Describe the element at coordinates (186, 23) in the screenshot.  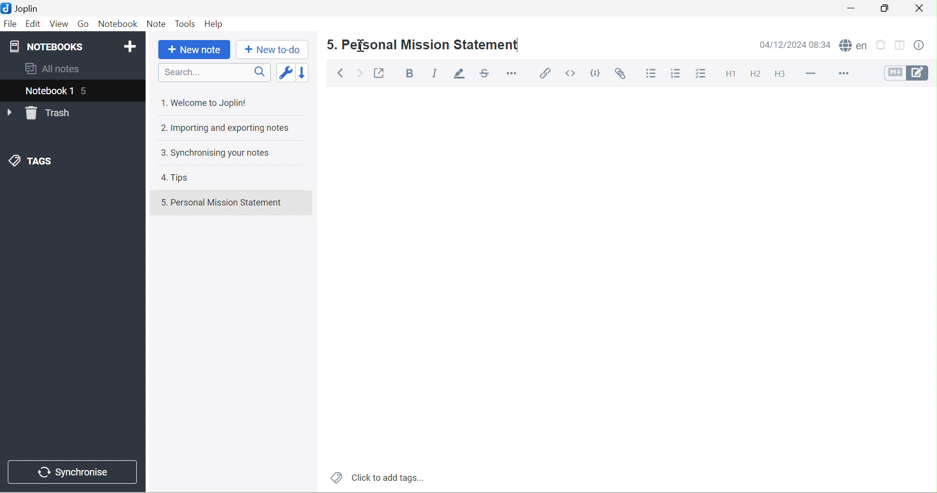
I see `Tools` at that location.